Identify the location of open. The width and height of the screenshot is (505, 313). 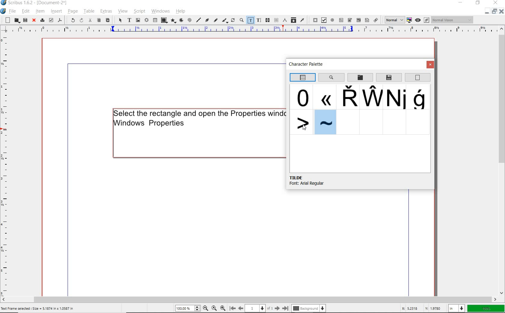
(16, 20).